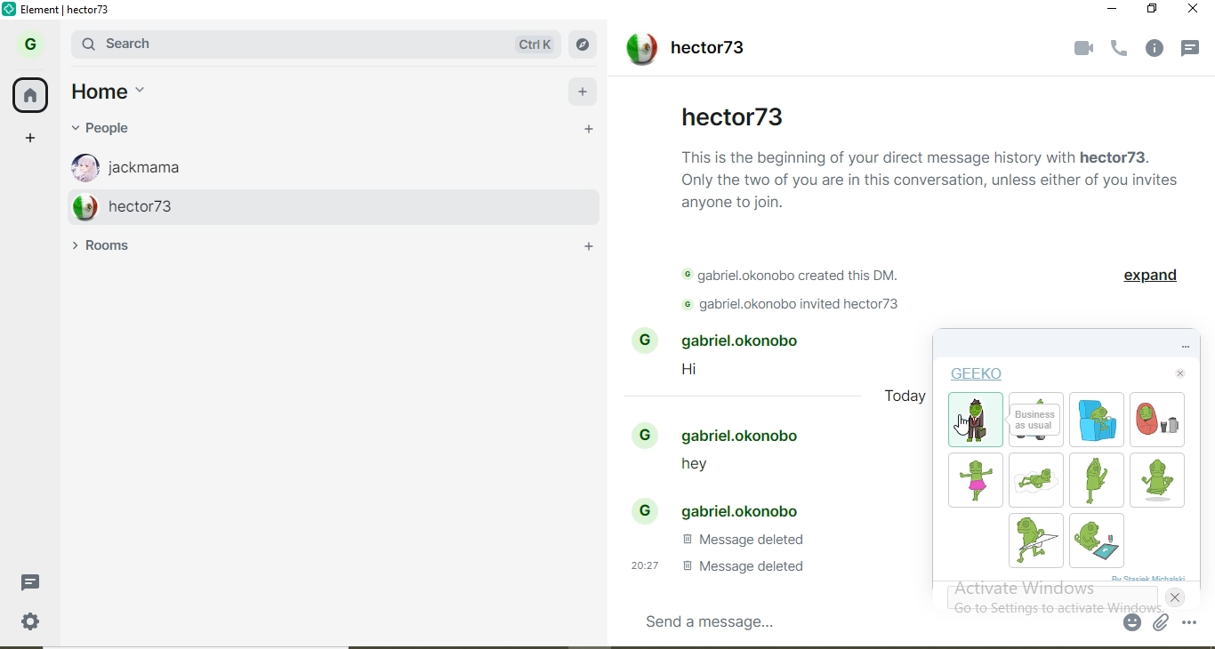 The width and height of the screenshot is (1215, 649). I want to click on people, so click(117, 128).